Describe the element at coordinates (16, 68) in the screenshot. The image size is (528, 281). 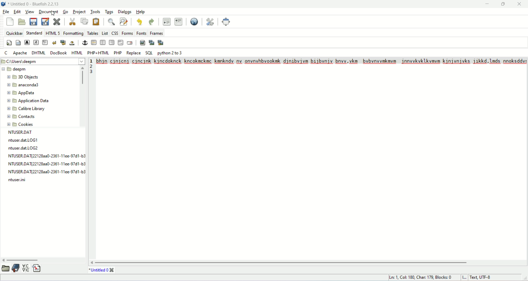
I see `deepm` at that location.